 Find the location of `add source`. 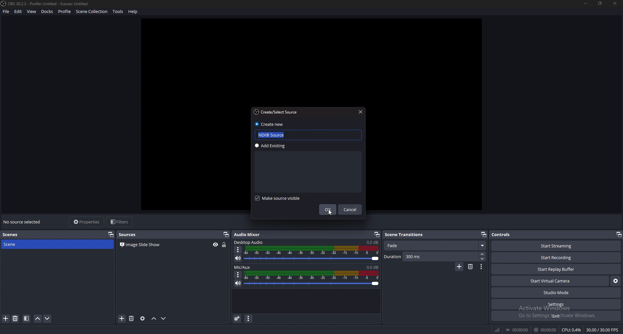

add source is located at coordinates (5, 319).